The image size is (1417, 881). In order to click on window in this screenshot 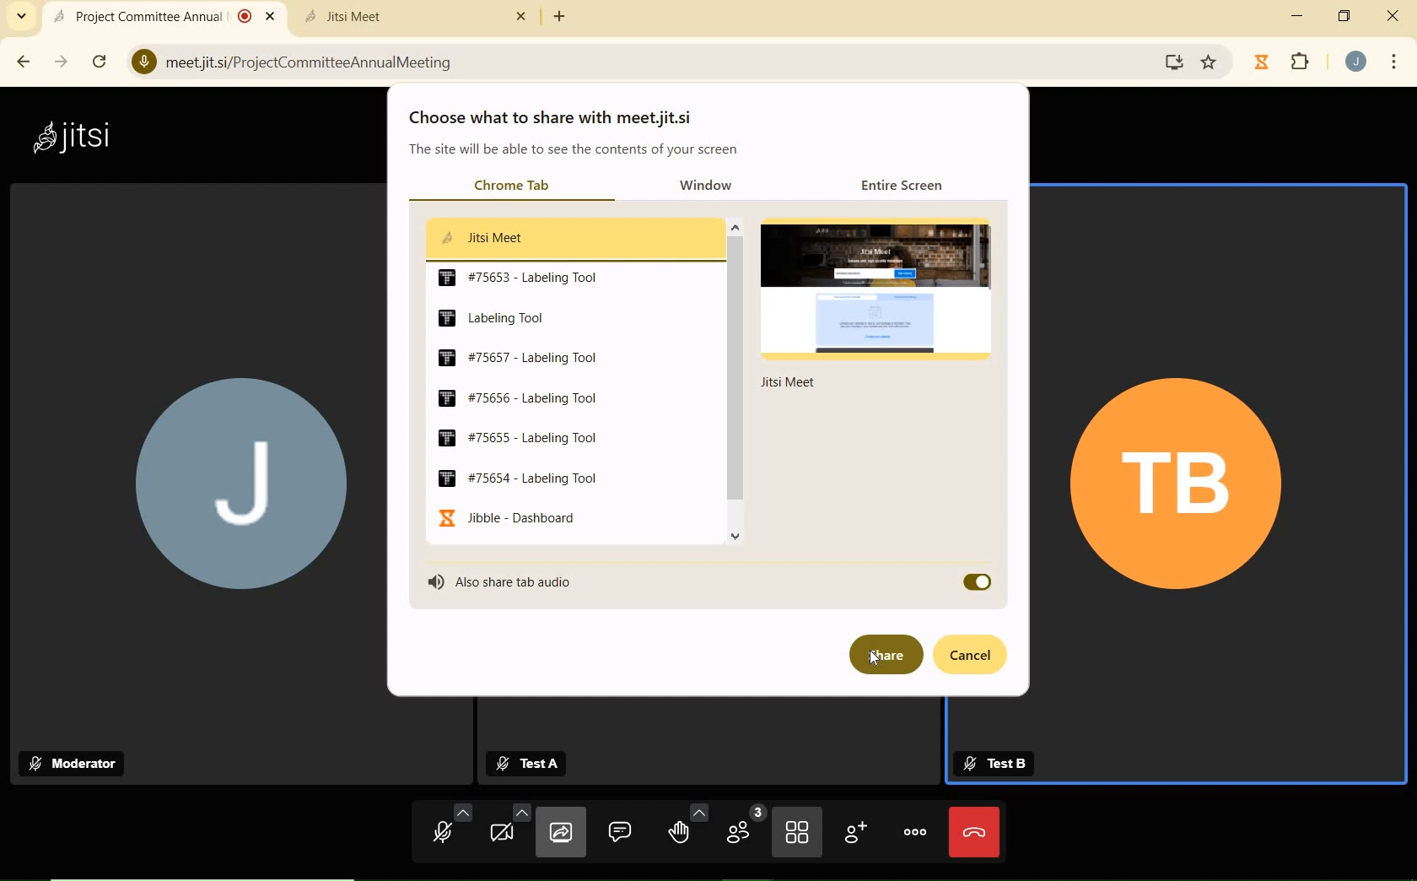, I will do `click(710, 185)`.